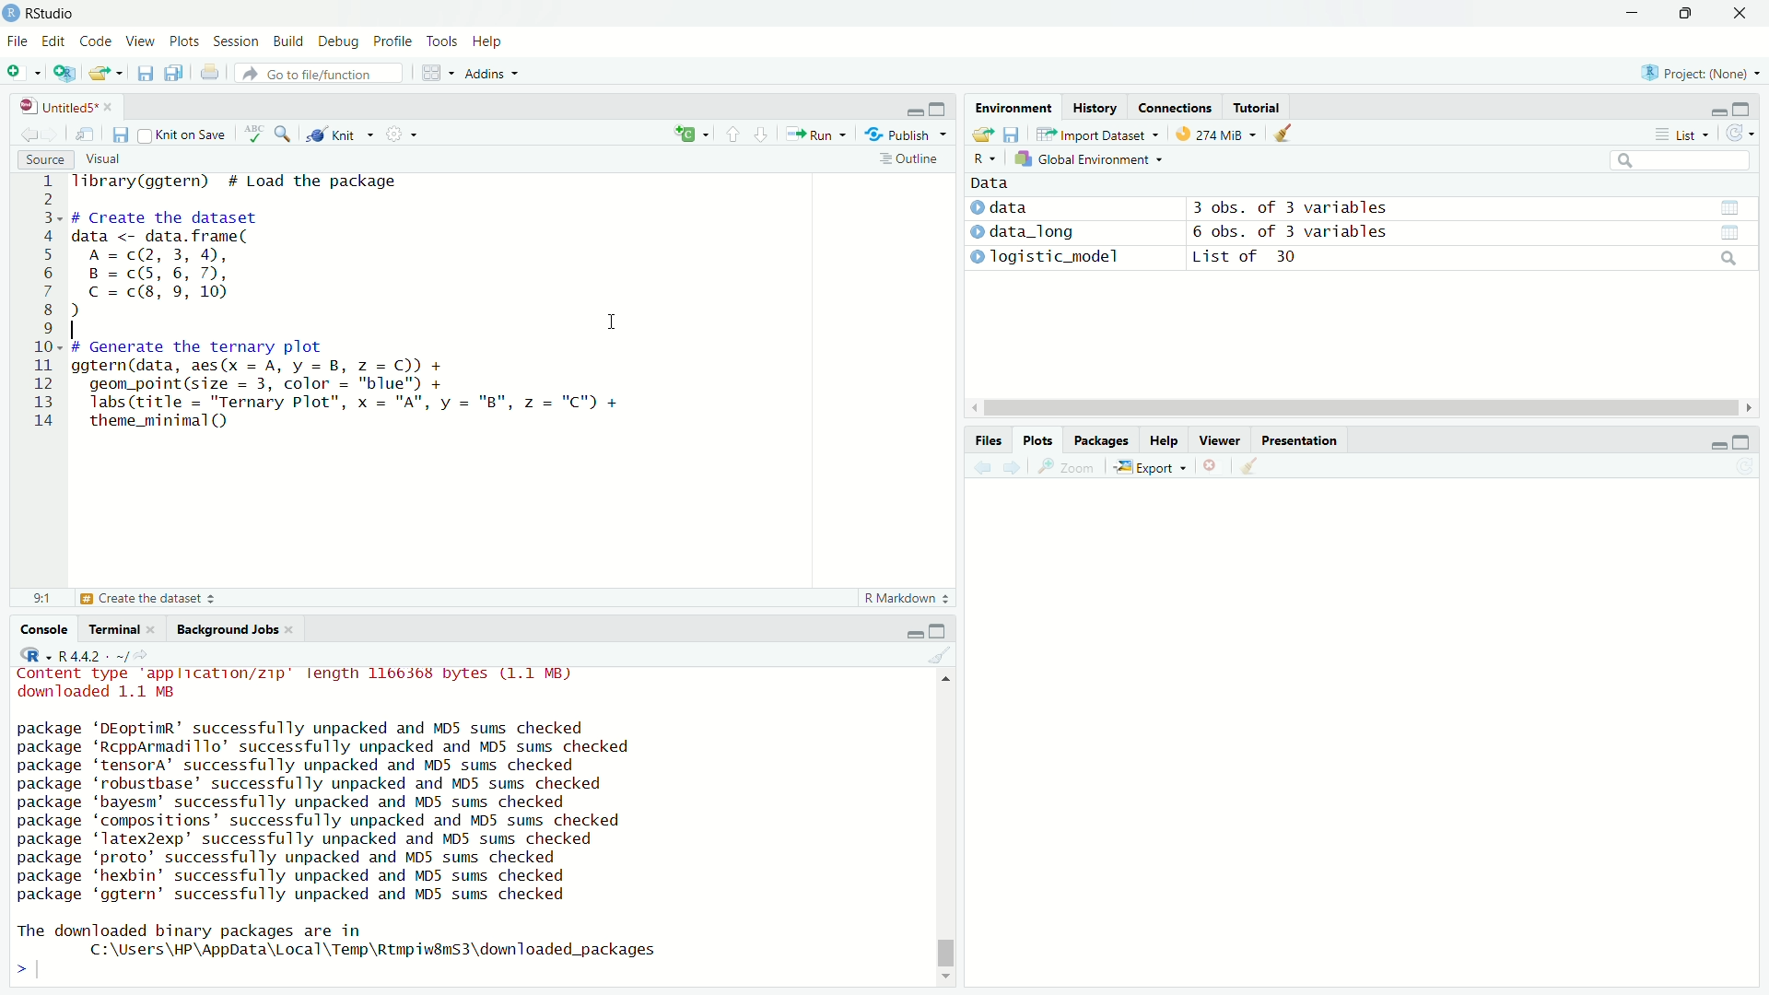 This screenshot has width=1769, height=995. What do you see at coordinates (910, 631) in the screenshot?
I see `minimise` at bounding box center [910, 631].